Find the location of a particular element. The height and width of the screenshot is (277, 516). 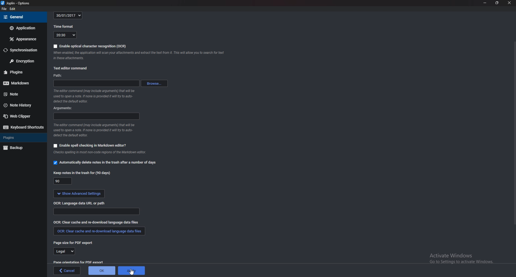

Info is located at coordinates (140, 55).